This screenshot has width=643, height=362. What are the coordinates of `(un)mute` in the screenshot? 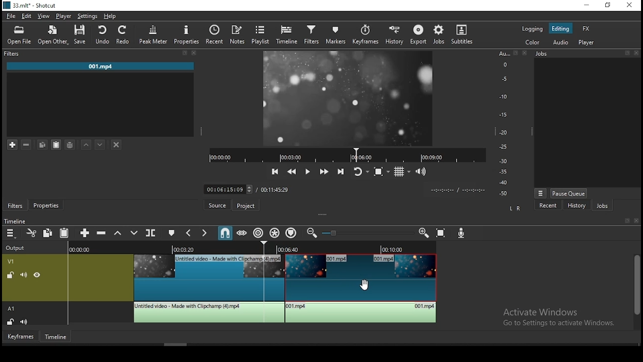 It's located at (26, 322).